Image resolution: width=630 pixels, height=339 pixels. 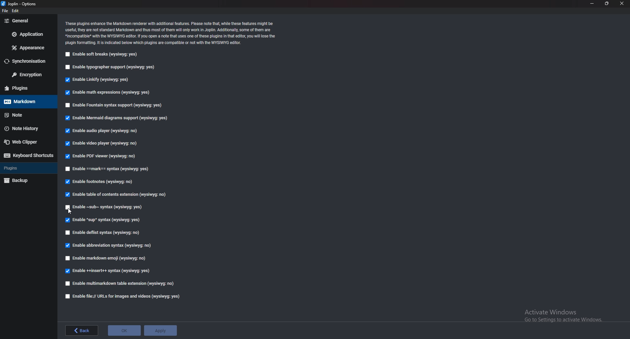 What do you see at coordinates (26, 181) in the screenshot?
I see `Backup` at bounding box center [26, 181].